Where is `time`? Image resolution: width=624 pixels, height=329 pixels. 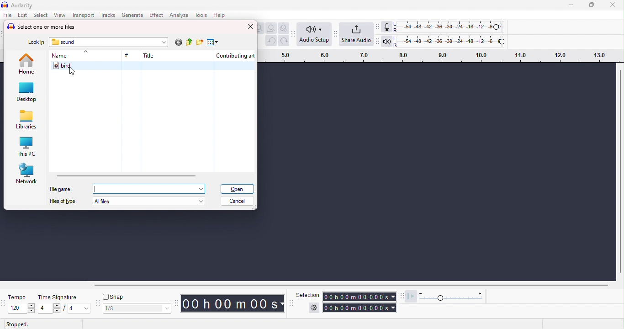 time is located at coordinates (233, 303).